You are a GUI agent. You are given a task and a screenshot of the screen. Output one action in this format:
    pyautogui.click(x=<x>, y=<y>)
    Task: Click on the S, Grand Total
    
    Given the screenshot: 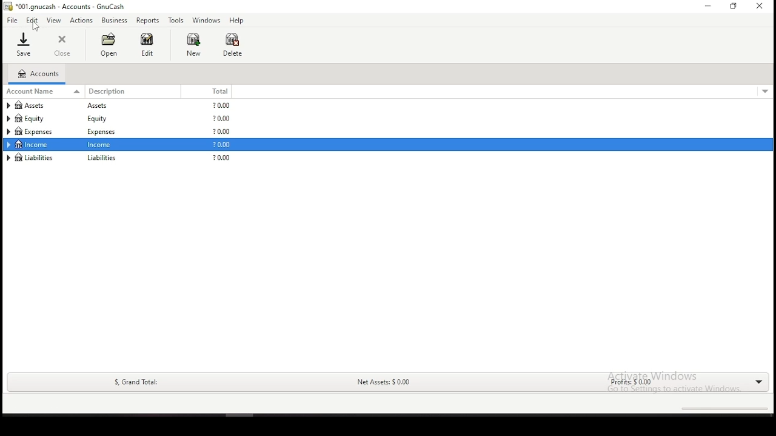 What is the action you would take?
    pyautogui.click(x=135, y=382)
    